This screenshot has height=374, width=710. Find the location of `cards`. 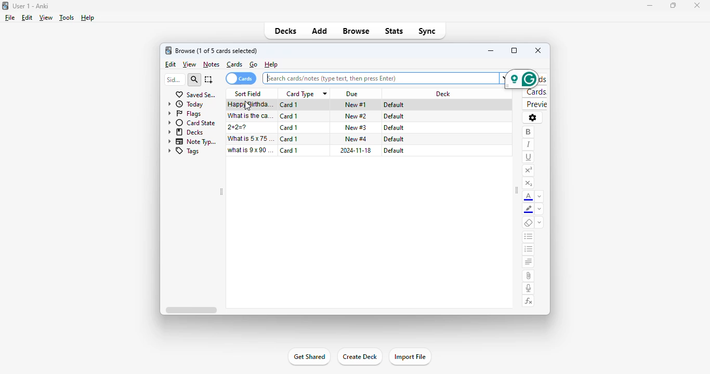

cards is located at coordinates (234, 64).